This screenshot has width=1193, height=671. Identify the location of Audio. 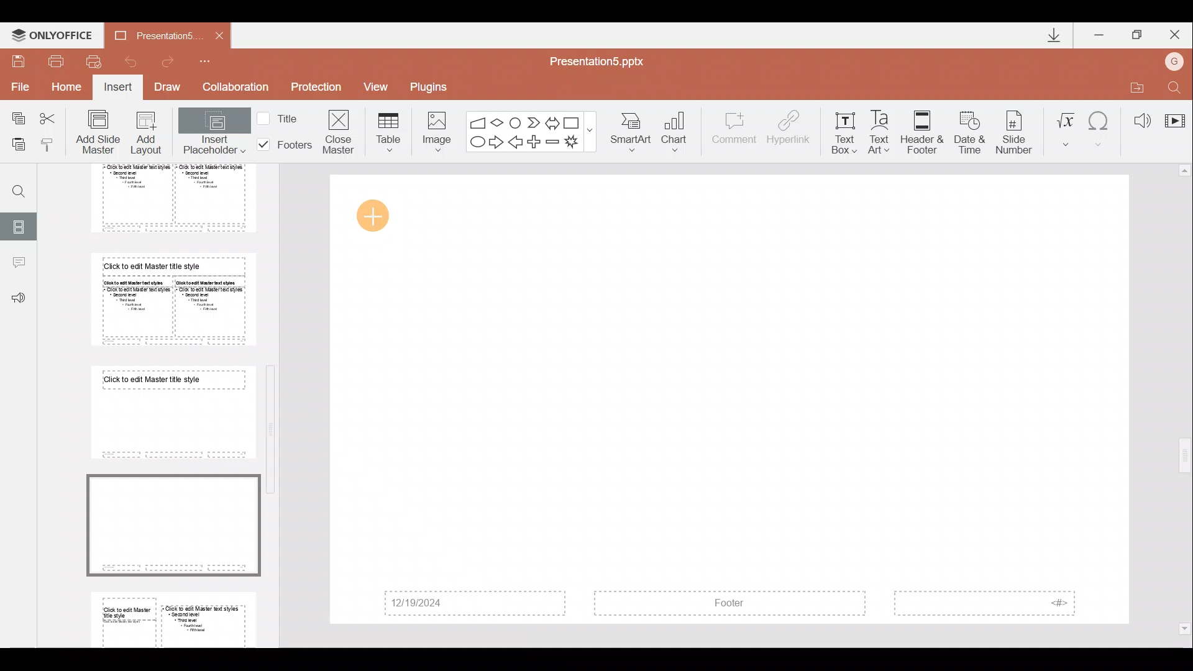
(1137, 117).